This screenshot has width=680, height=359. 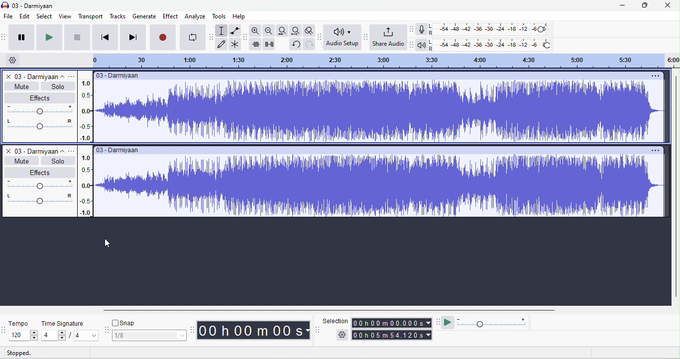 I want to click on horizontal scroll bar, so click(x=326, y=310).